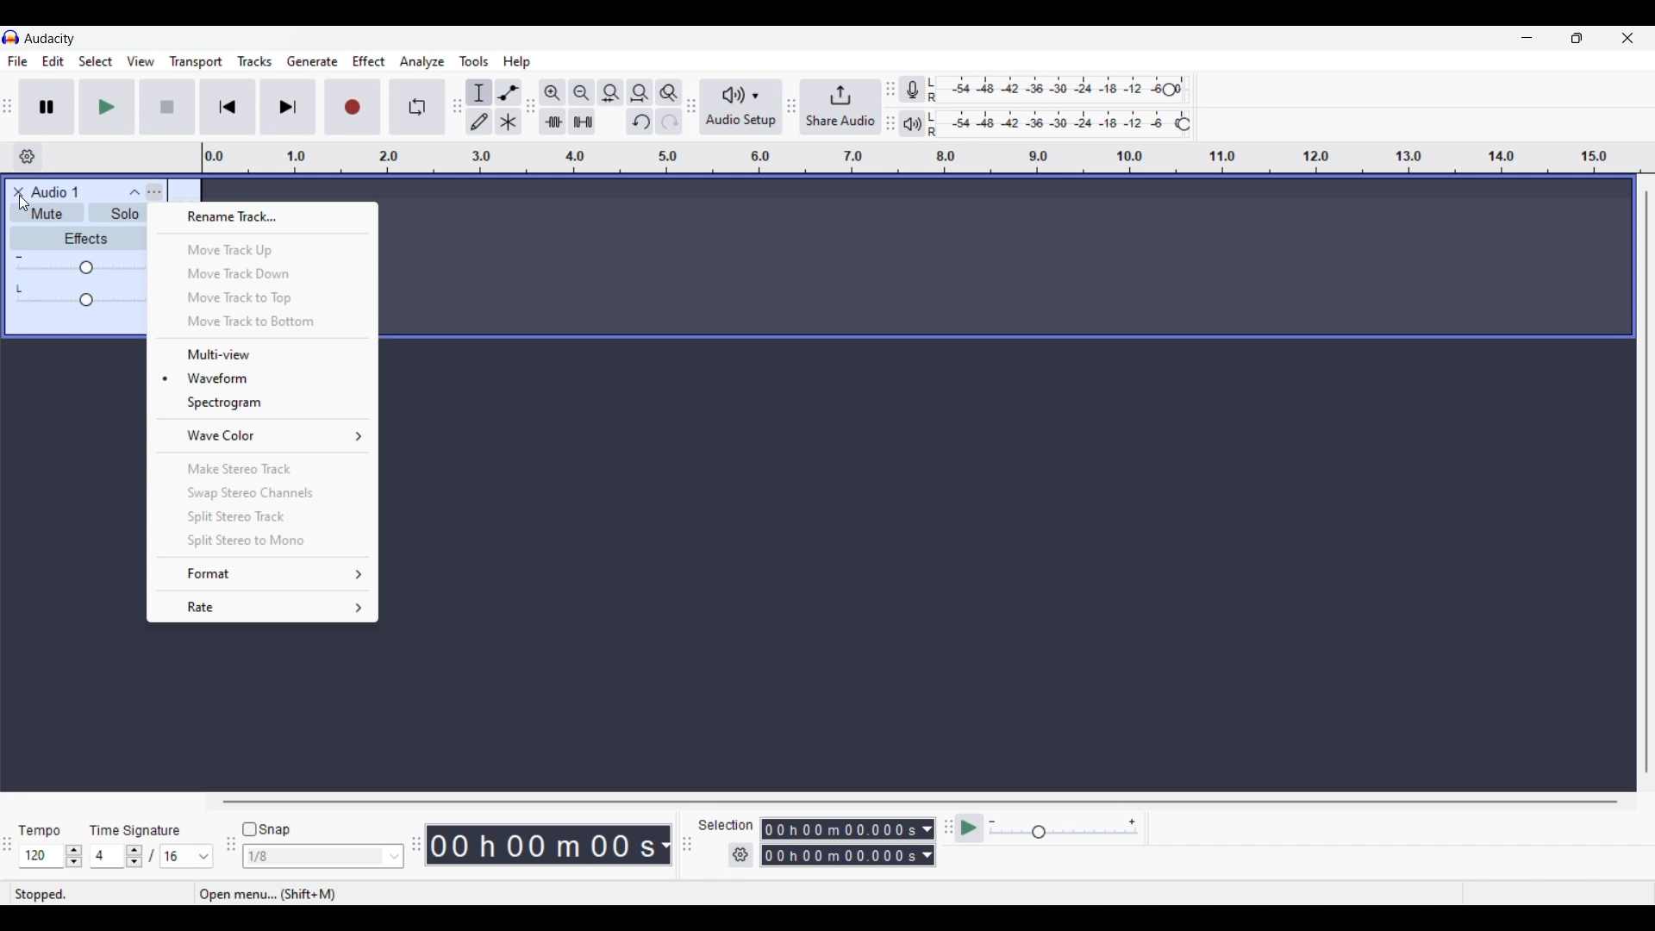  Describe the element at coordinates (261, 574) in the screenshot. I see `Format options, current selection` at that location.